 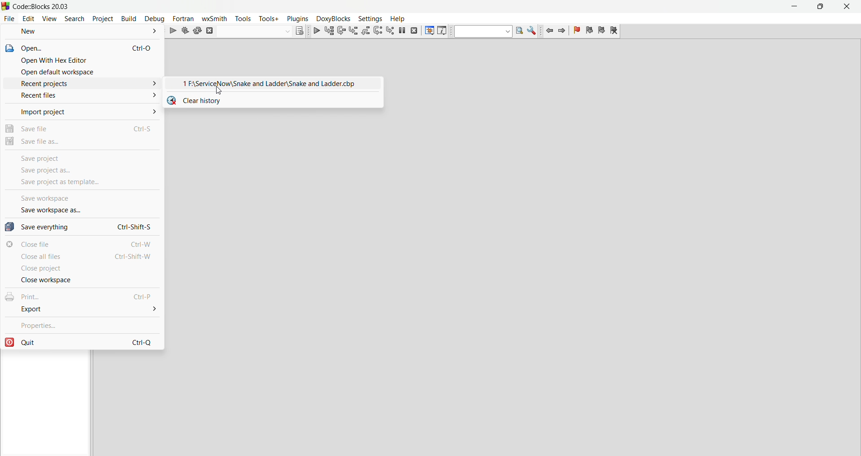 What do you see at coordinates (83, 33) in the screenshot?
I see `new` at bounding box center [83, 33].